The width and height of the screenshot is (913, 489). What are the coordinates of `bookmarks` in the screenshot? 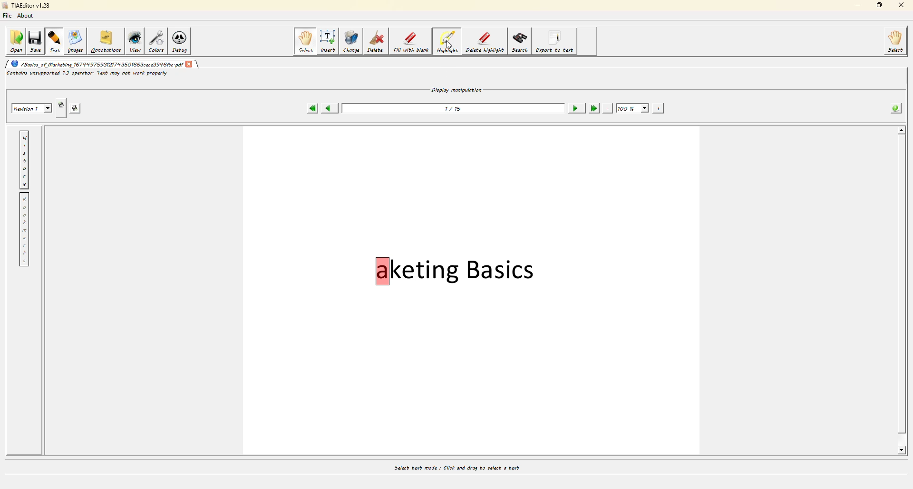 It's located at (23, 230).